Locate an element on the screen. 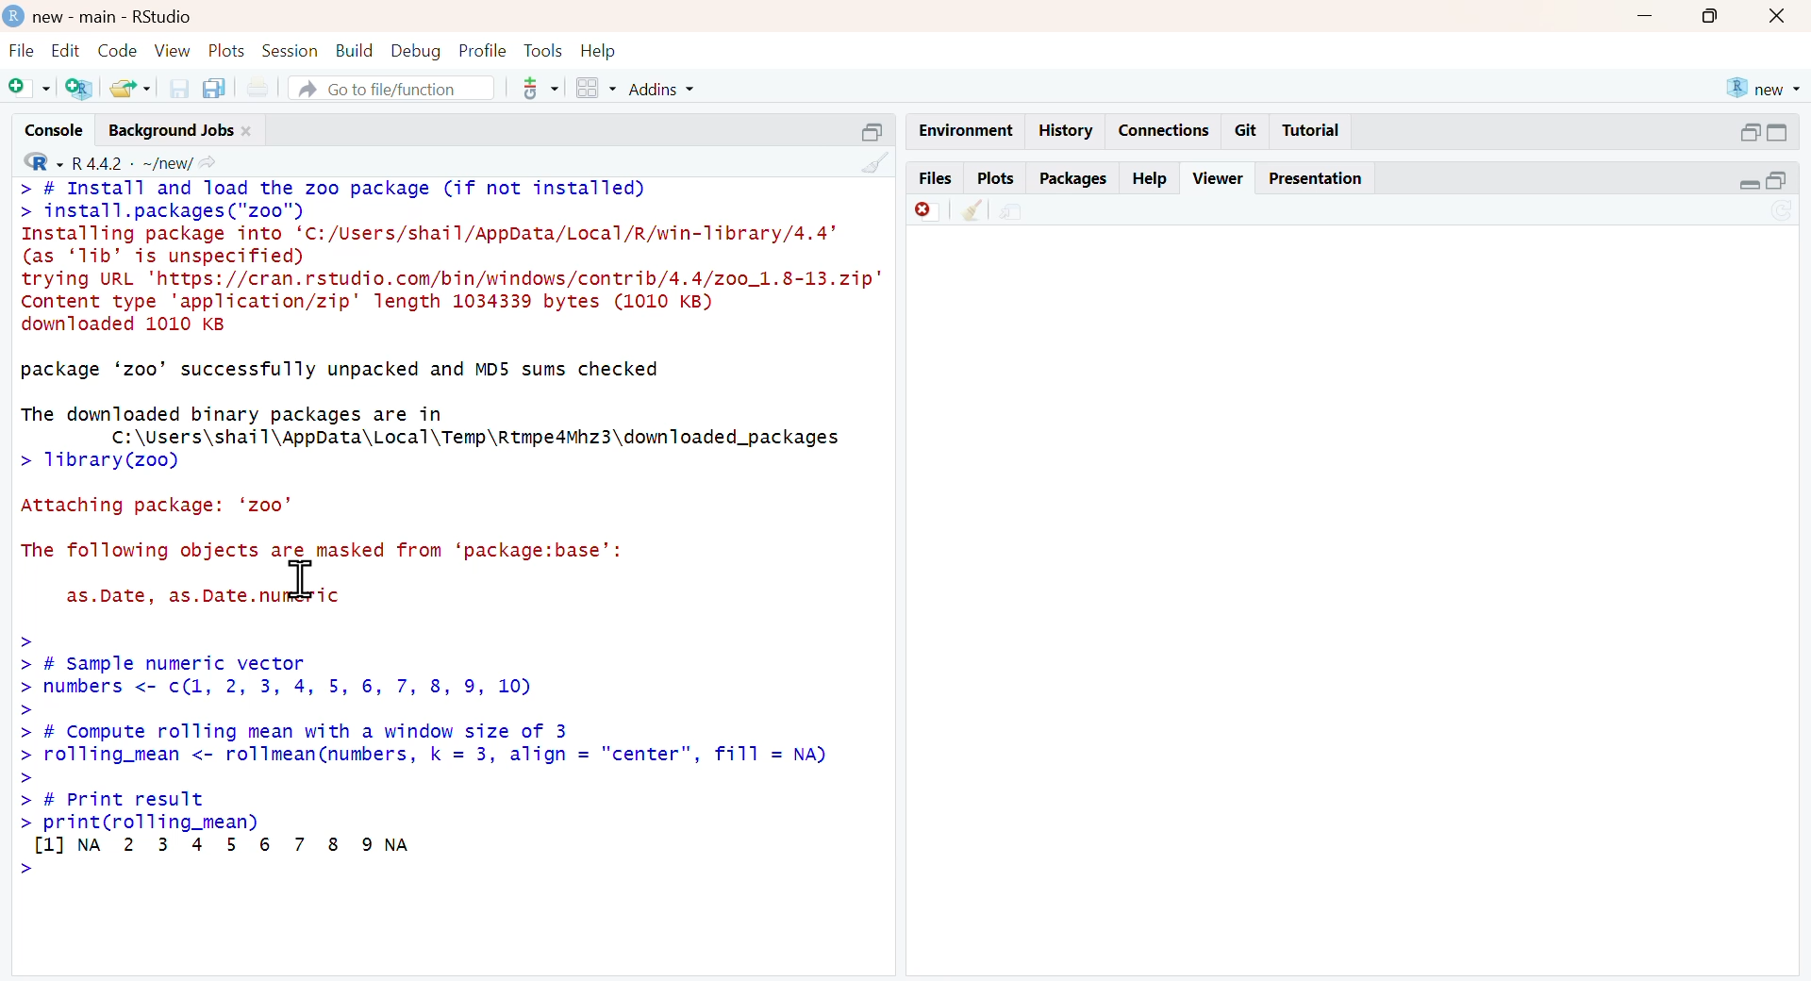 The width and height of the screenshot is (1811, 981). Sync is located at coordinates (1785, 211).